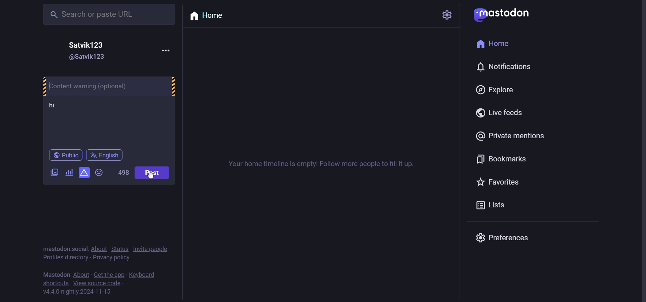 This screenshot has height=302, width=646. I want to click on bookmark, so click(500, 158).